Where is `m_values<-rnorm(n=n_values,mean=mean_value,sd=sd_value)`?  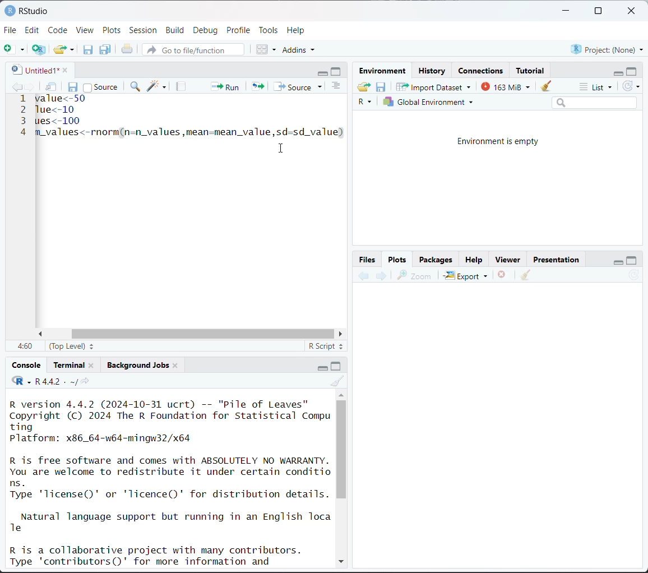 m_values<-rnorm(n=n_values,mean=mean_value,sd=sd_value) is located at coordinates (191, 131).